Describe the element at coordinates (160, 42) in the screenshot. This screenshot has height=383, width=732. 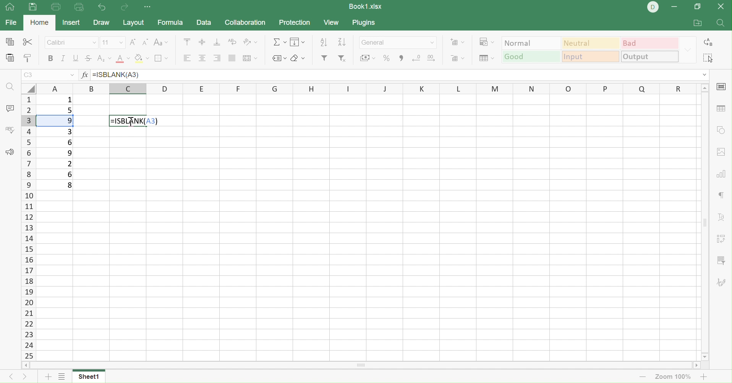
I see `Change case` at that location.